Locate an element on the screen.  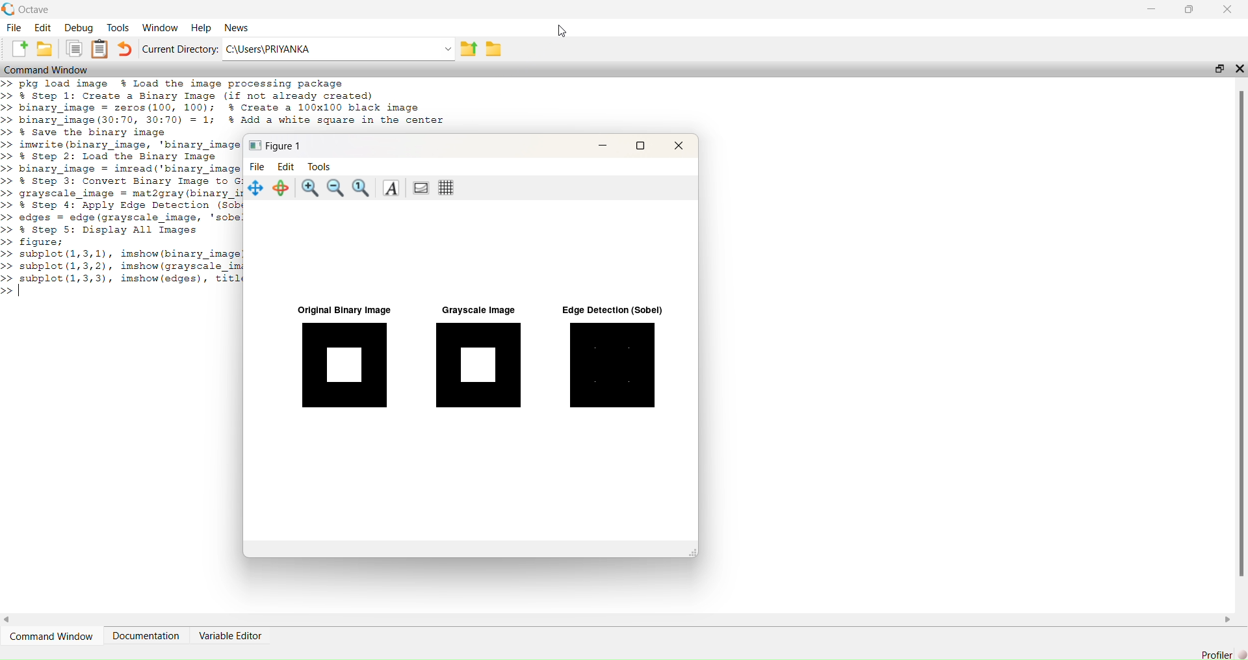
C:\Users\PRIYANKA is located at coordinates (269, 49).